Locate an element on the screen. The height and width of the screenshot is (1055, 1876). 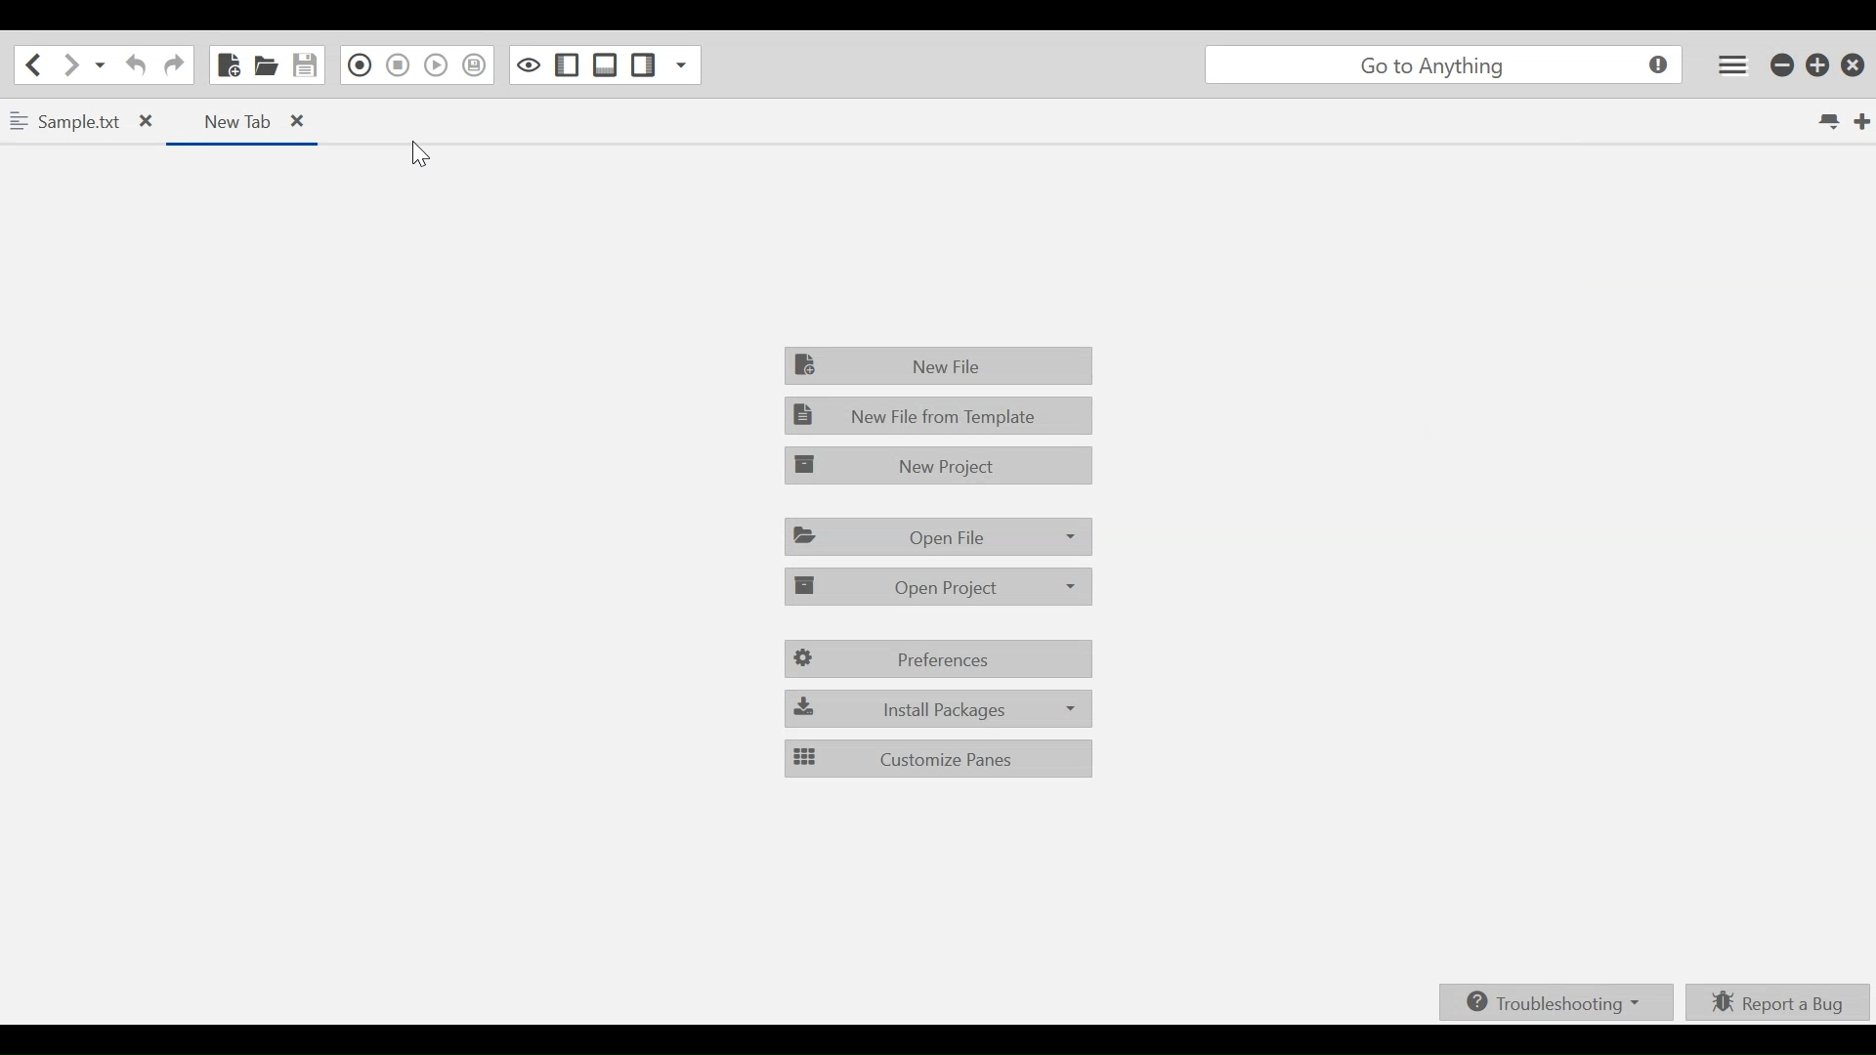
Show/Hide Bottom Pane is located at coordinates (606, 65).